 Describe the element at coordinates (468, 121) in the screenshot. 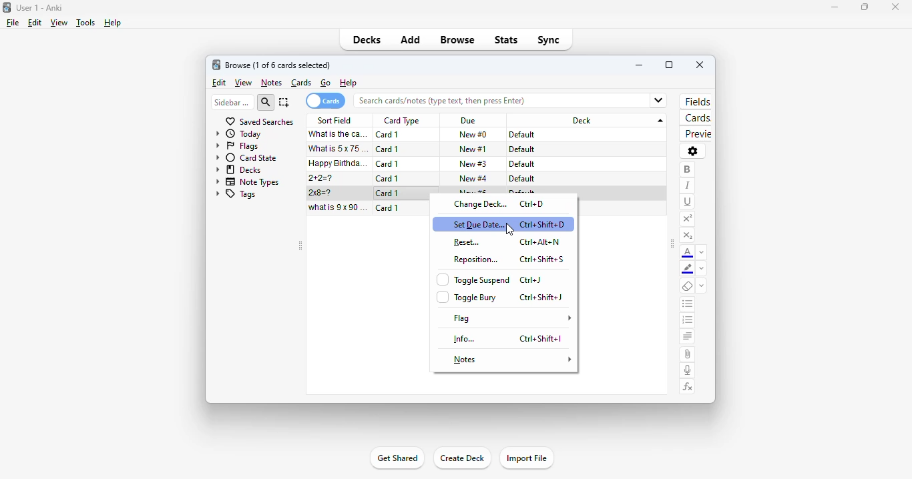

I see `due` at that location.